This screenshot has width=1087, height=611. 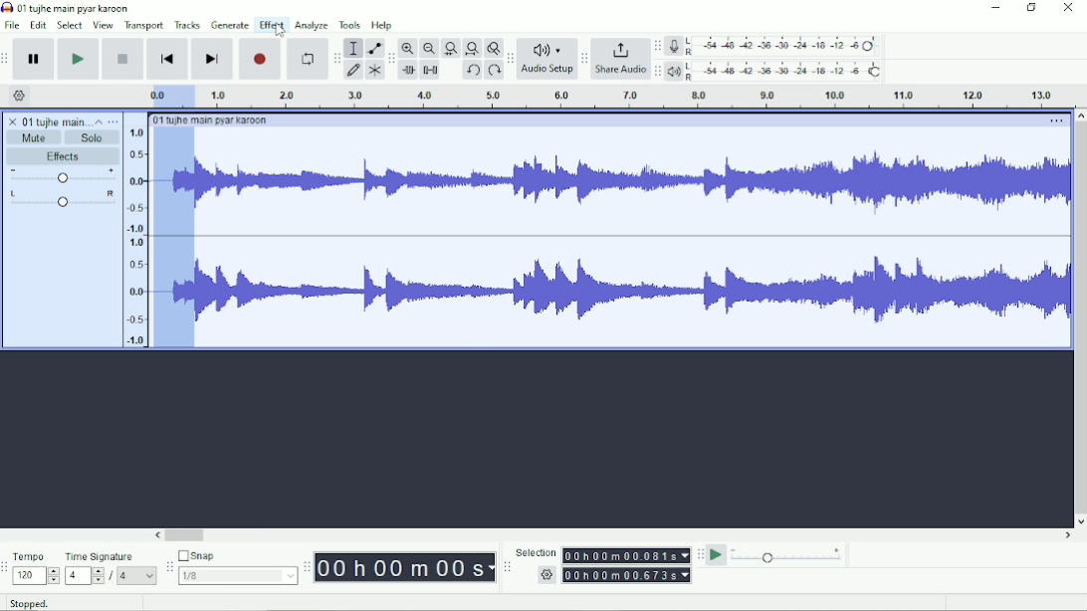 I want to click on Share Logo, so click(x=618, y=49).